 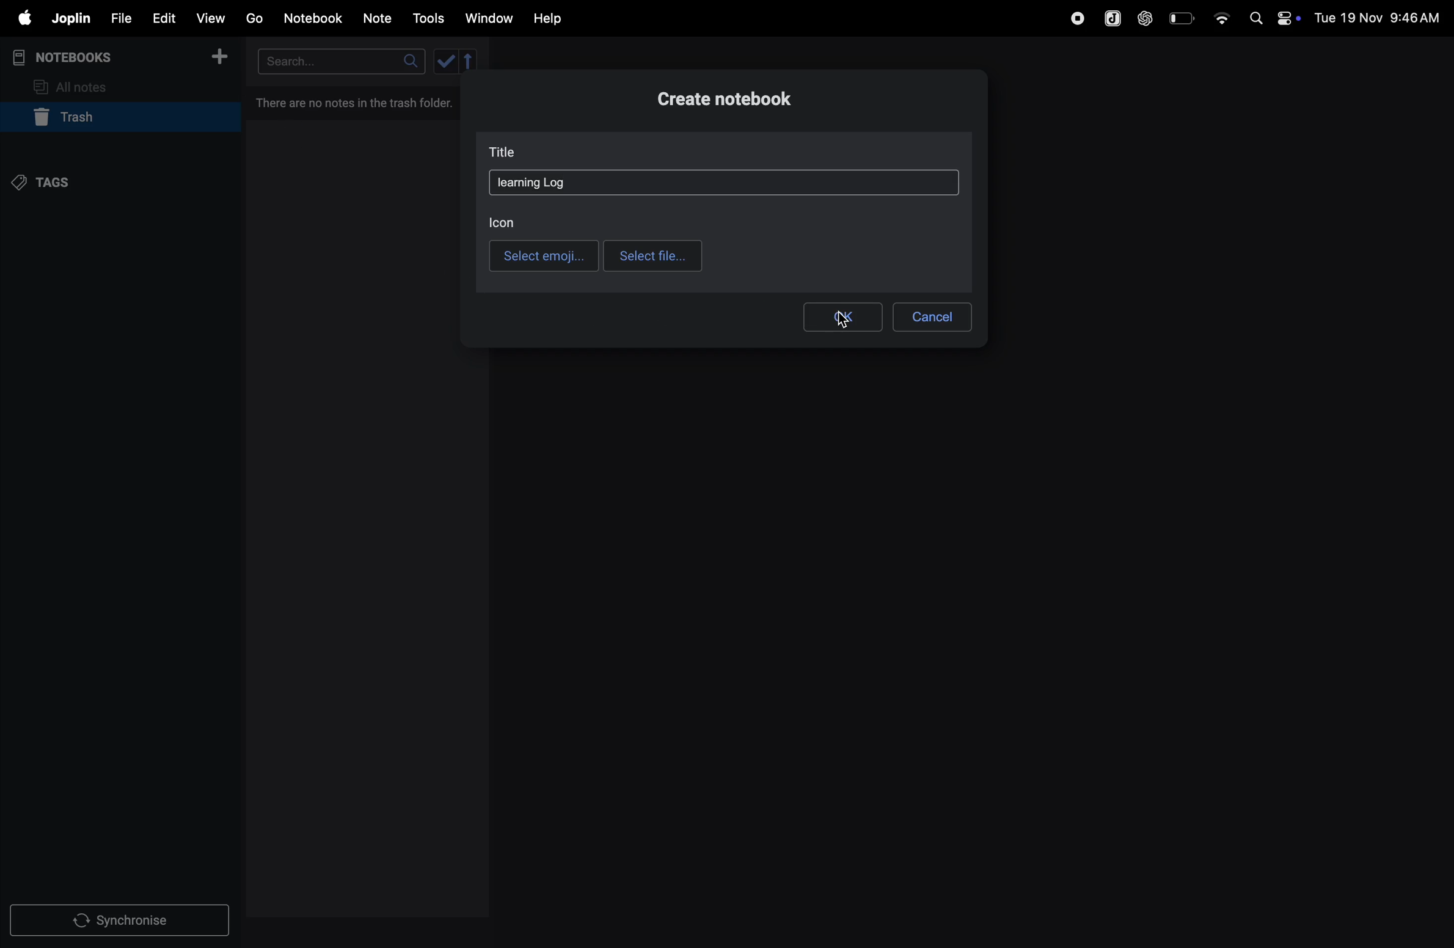 What do you see at coordinates (730, 101) in the screenshot?
I see `Create Notebook` at bounding box center [730, 101].